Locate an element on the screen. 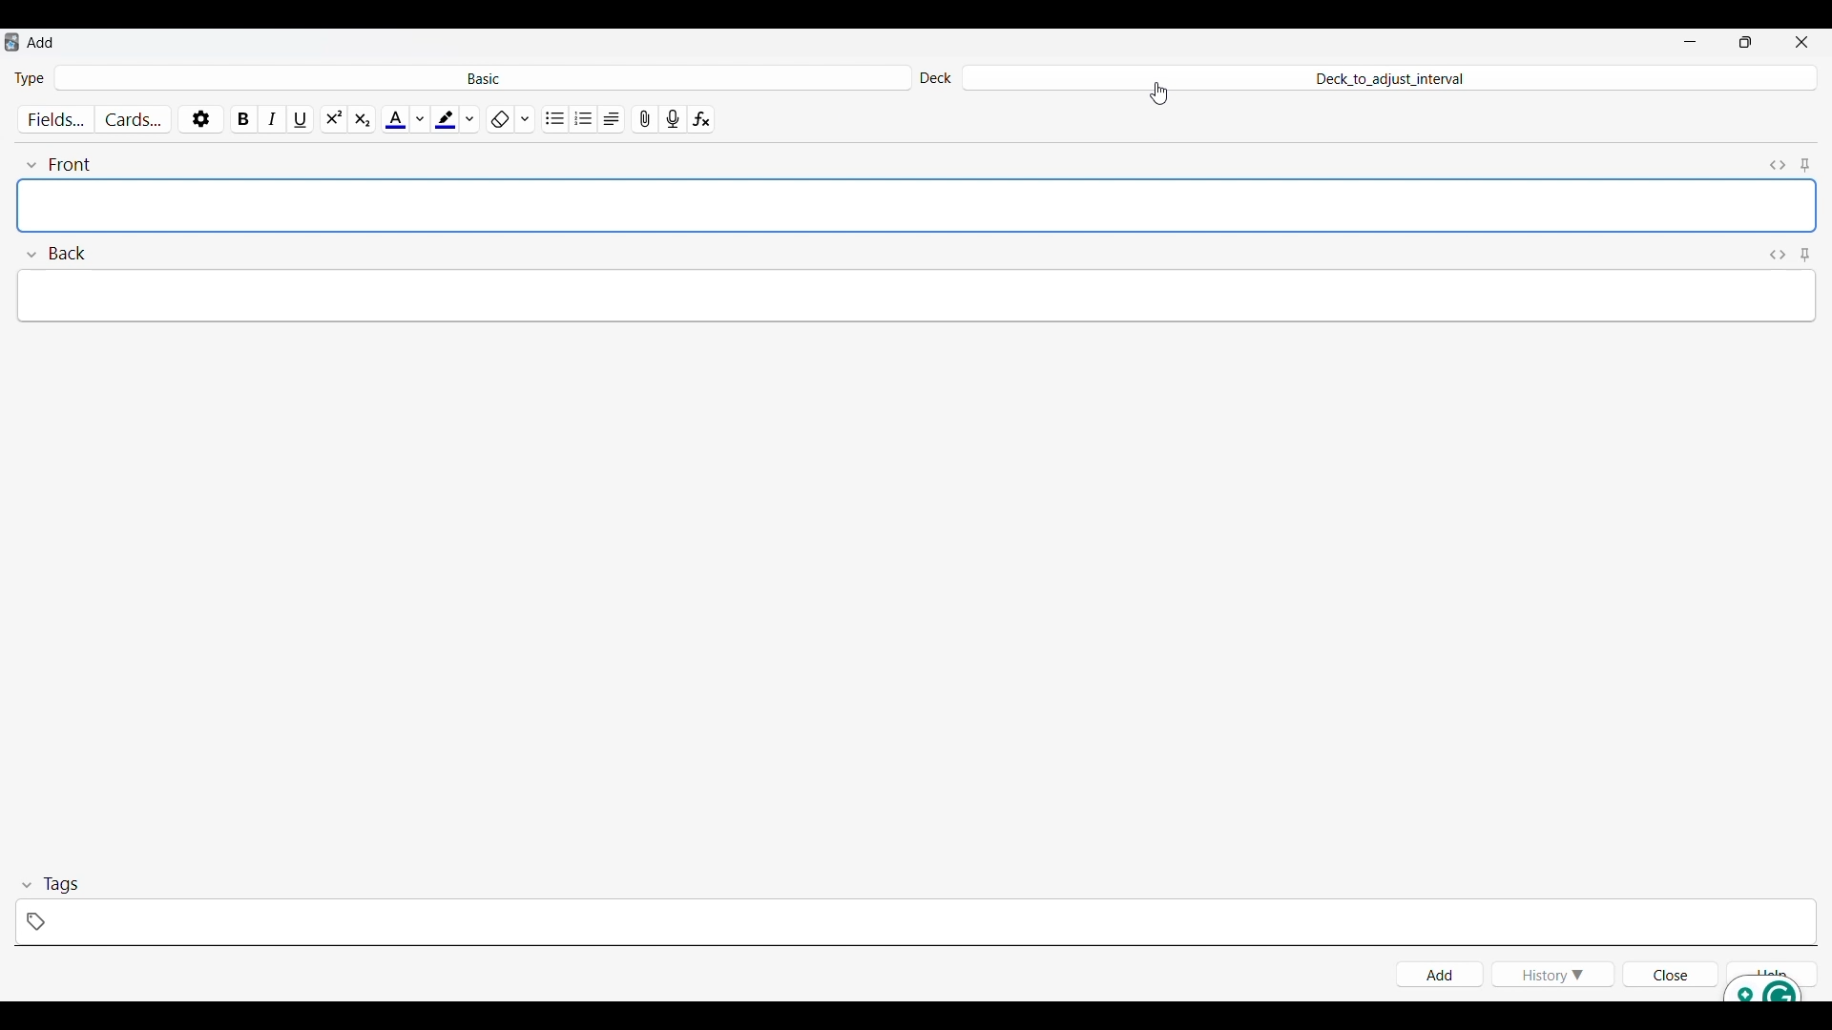  Close interface is located at coordinates (1801, 41).